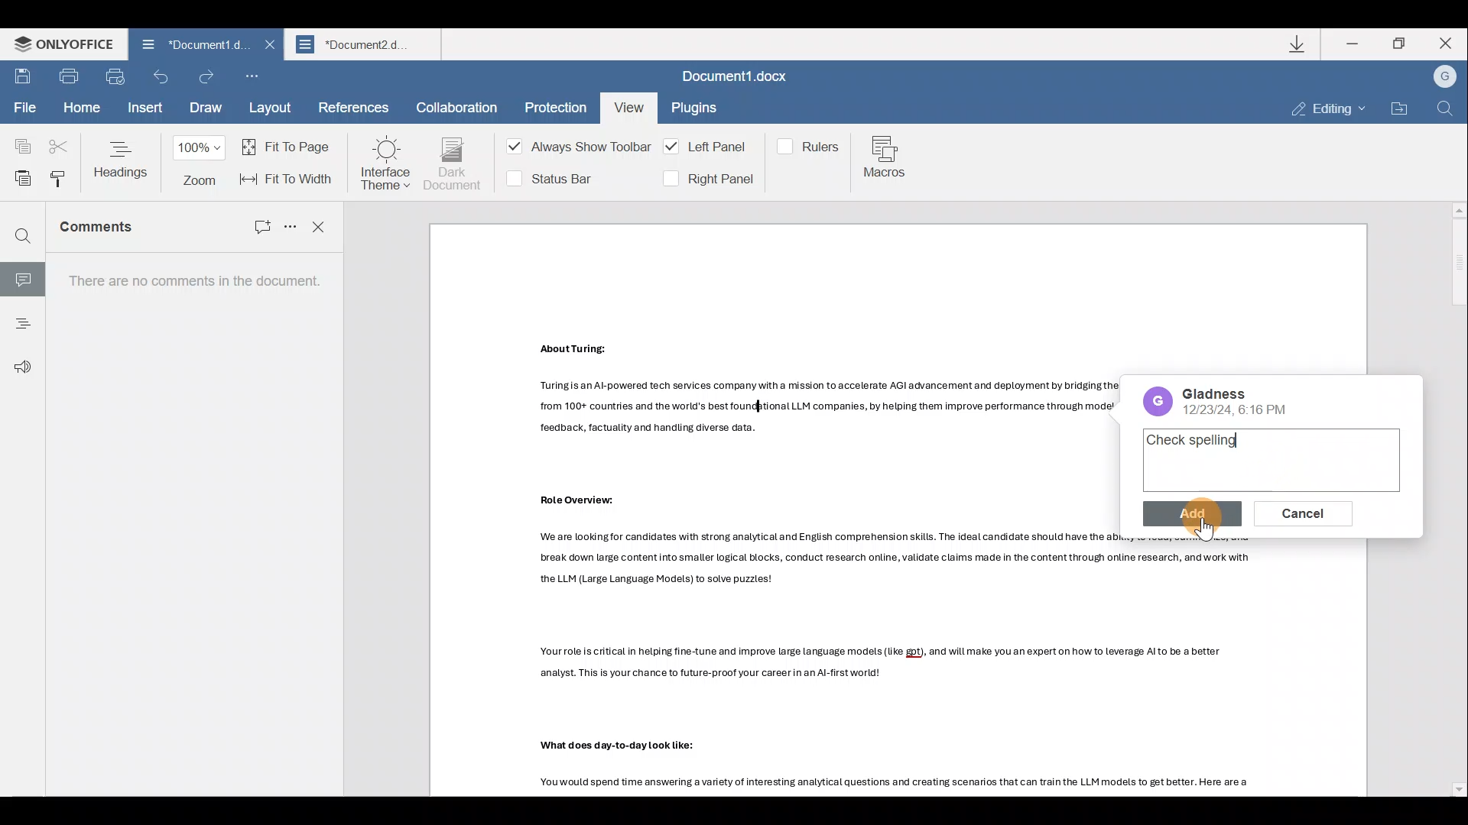 This screenshot has height=825, width=1468. Describe the element at coordinates (1272, 459) in the screenshot. I see `Comment box` at that location.